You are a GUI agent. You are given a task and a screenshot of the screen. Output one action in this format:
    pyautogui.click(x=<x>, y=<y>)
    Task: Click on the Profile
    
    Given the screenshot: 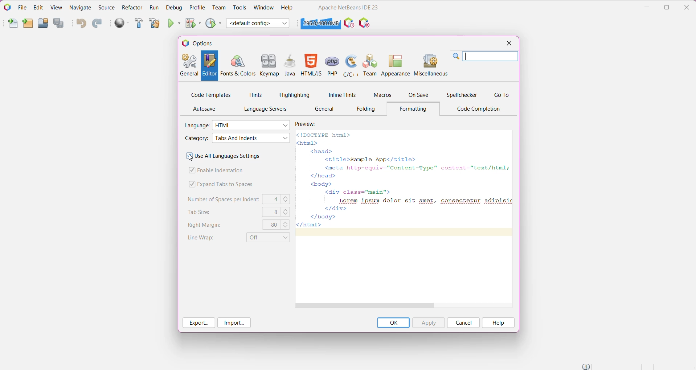 What is the action you would take?
    pyautogui.click(x=197, y=7)
    